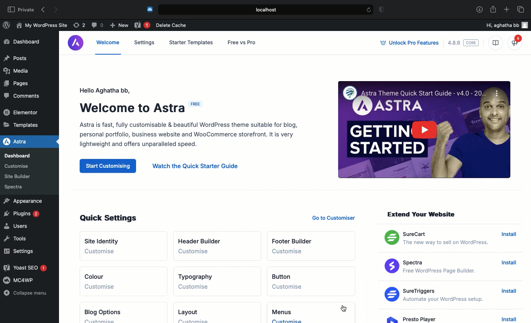 Image resolution: width=531 pixels, height=323 pixels. I want to click on Install, so click(507, 266).